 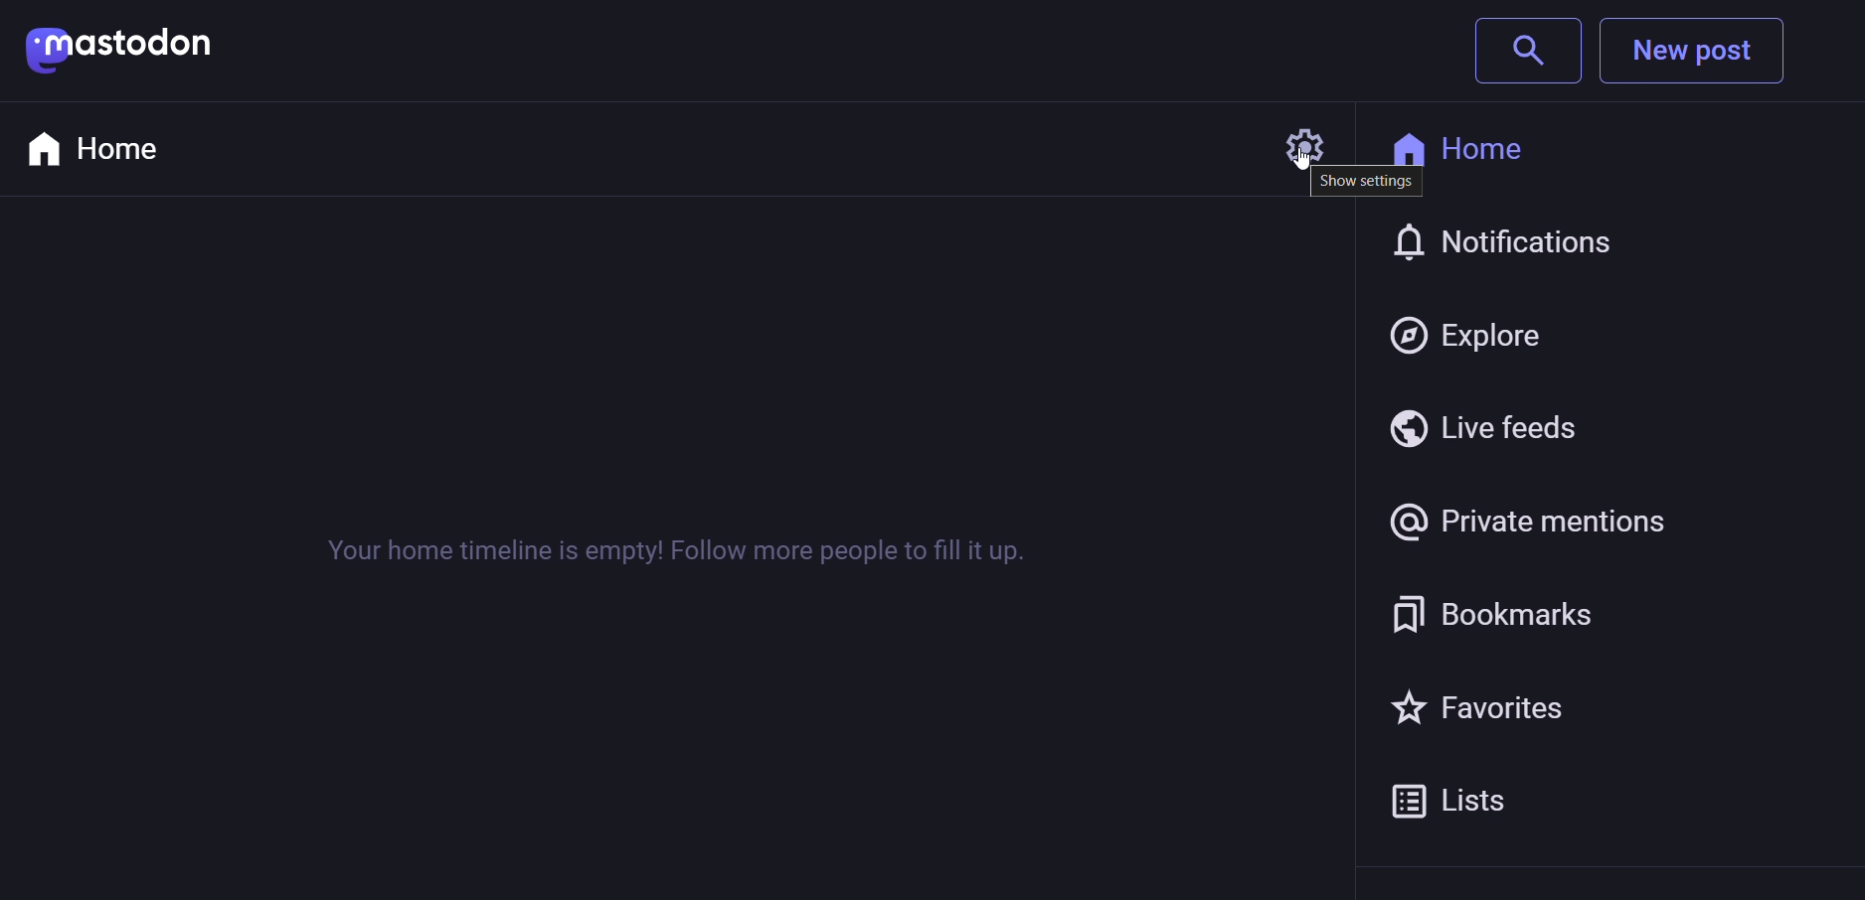 What do you see at coordinates (1466, 799) in the screenshot?
I see `list` at bounding box center [1466, 799].